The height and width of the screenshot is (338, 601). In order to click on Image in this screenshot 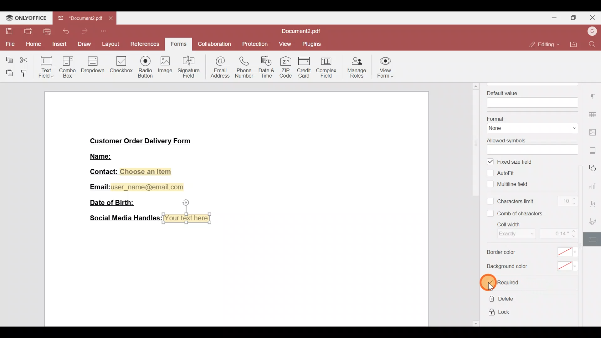, I will do `click(164, 66)`.